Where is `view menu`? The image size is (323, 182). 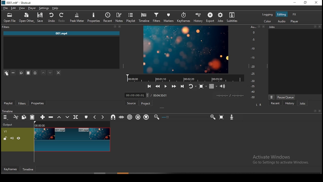
view menu is located at coordinates (272, 97).